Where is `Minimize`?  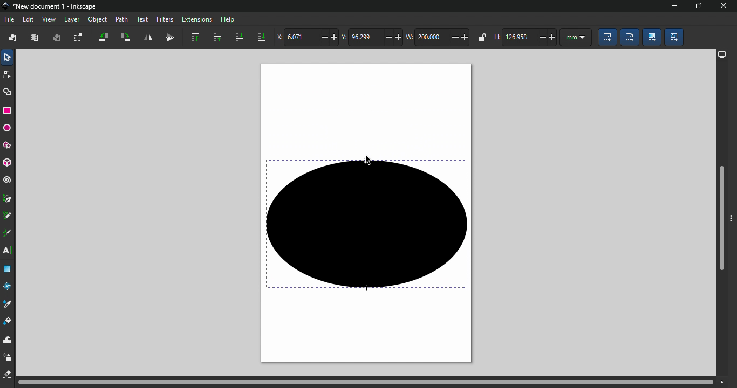
Minimize is located at coordinates (671, 6).